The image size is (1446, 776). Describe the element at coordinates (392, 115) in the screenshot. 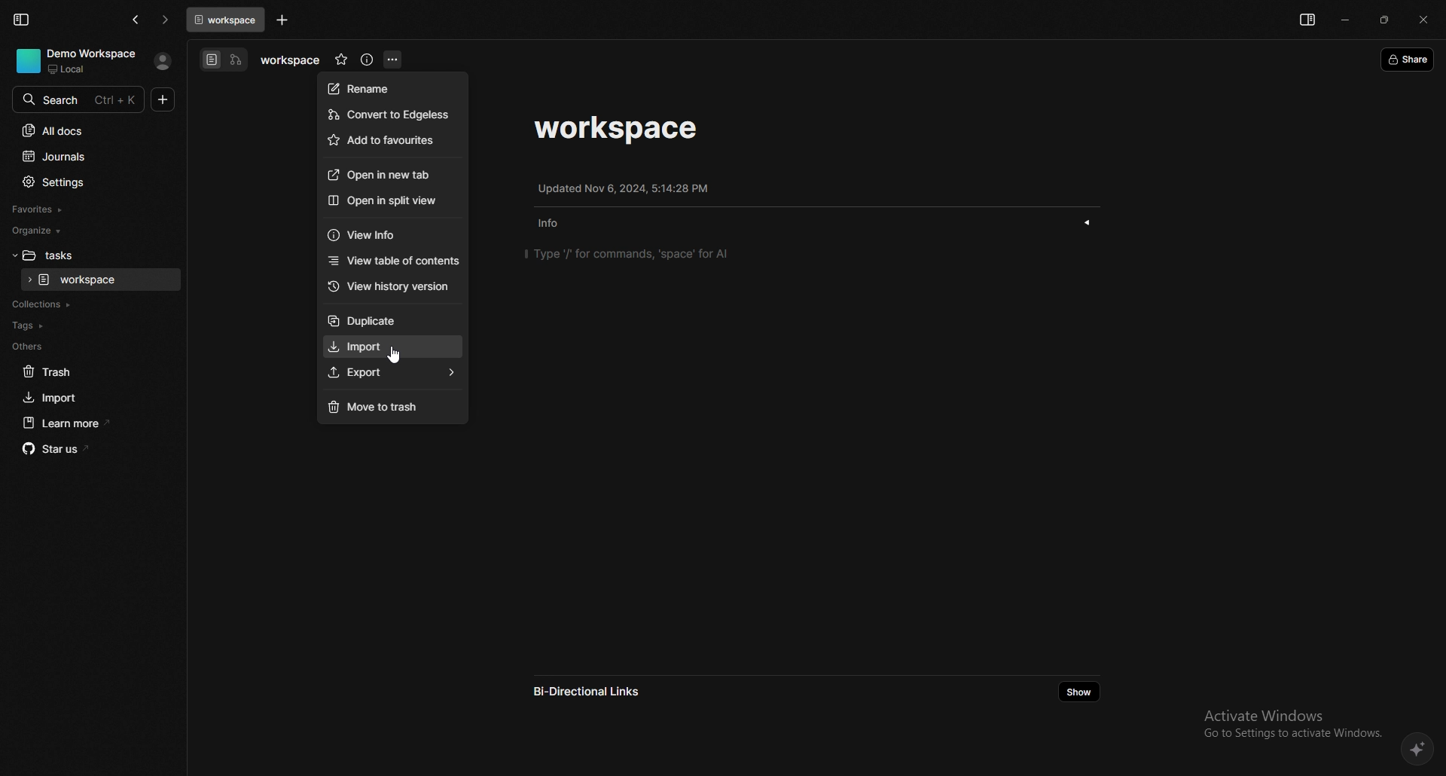

I see `convert to edgeless` at that location.